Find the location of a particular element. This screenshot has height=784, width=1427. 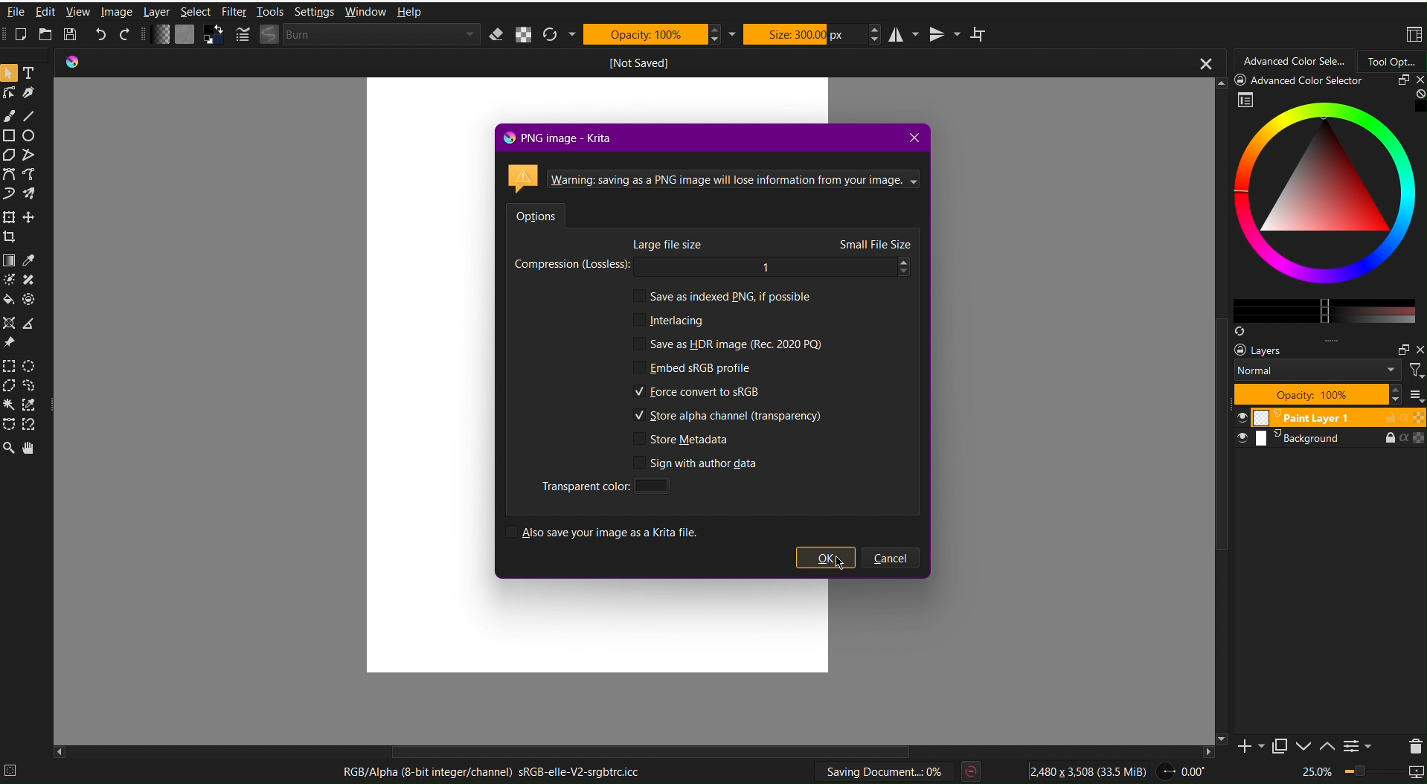

File is located at coordinates (15, 14).